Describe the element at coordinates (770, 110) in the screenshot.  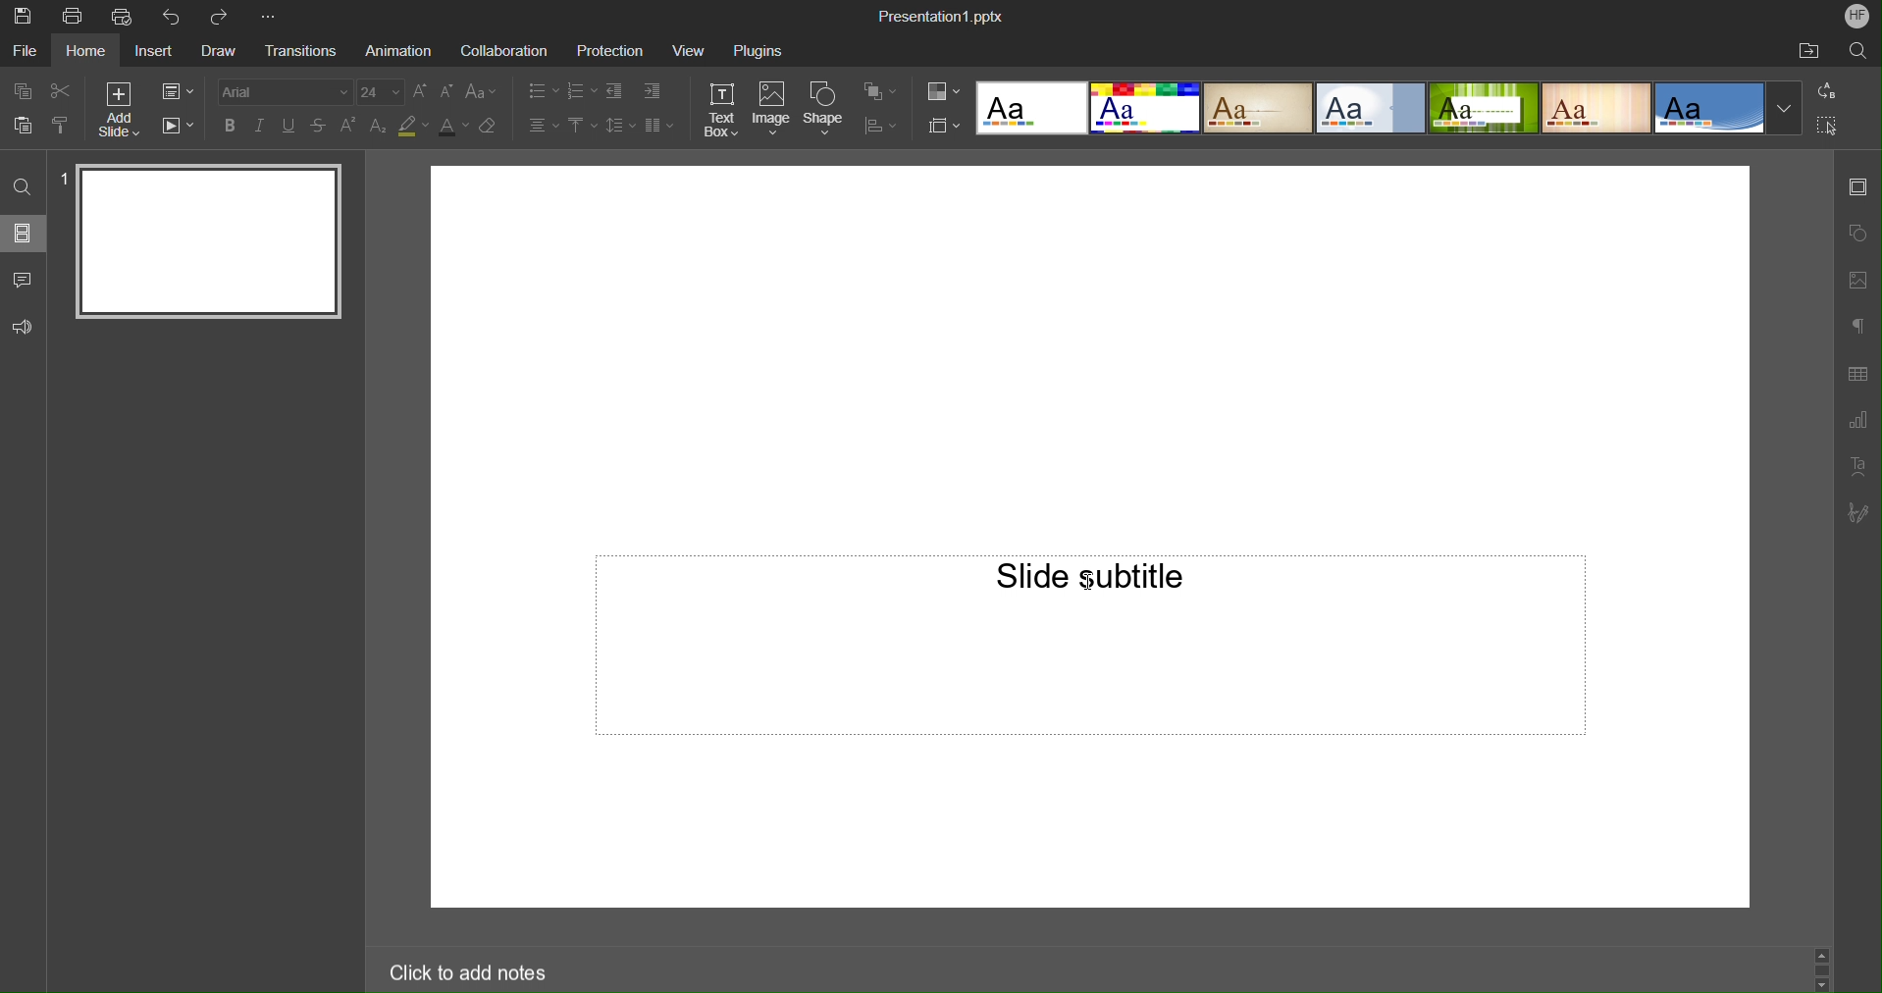
I see `Image` at that location.